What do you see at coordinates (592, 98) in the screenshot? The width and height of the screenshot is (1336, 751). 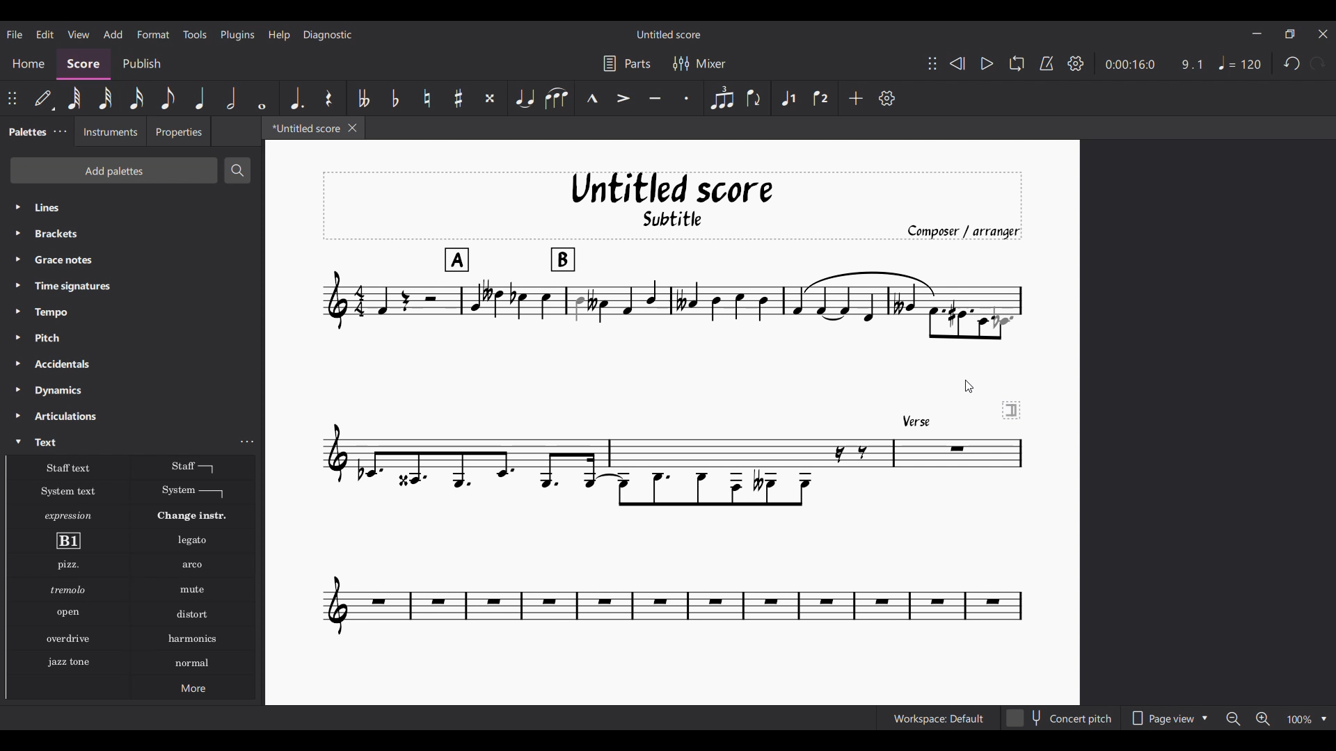 I see `Marcato` at bounding box center [592, 98].